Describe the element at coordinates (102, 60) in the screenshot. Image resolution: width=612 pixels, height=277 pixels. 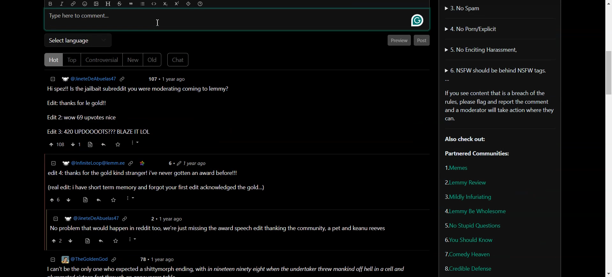
I see `Controversial` at that location.